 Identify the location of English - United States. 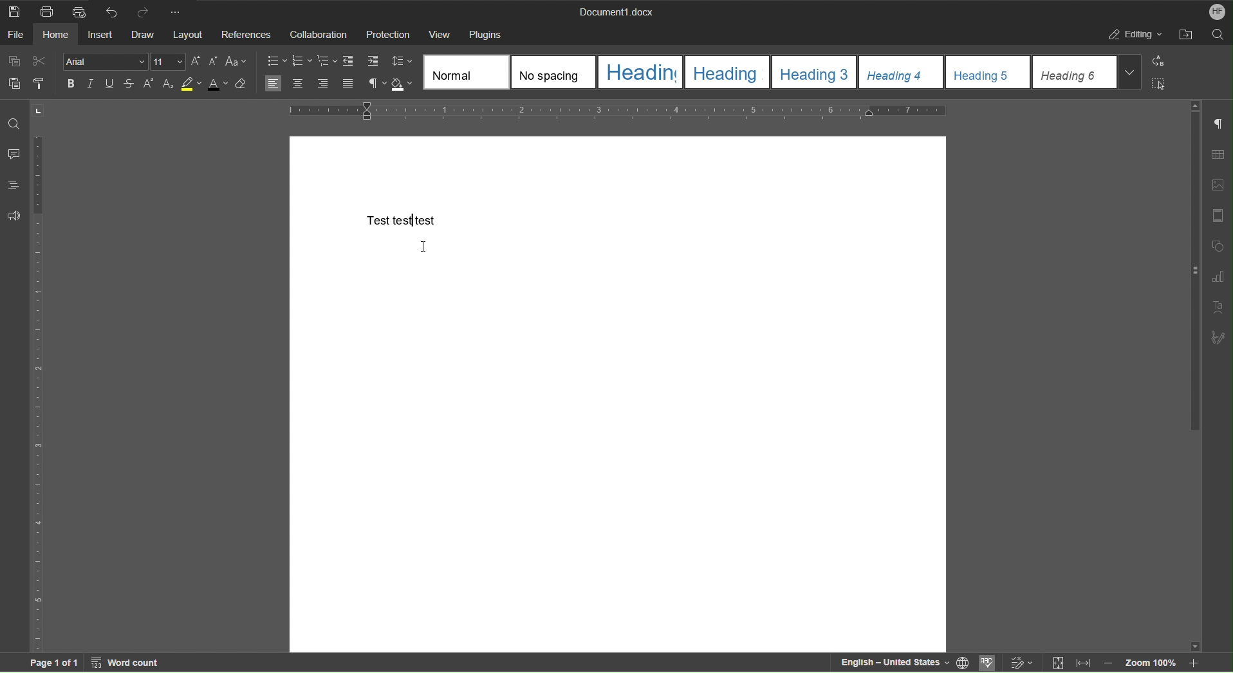
(893, 663).